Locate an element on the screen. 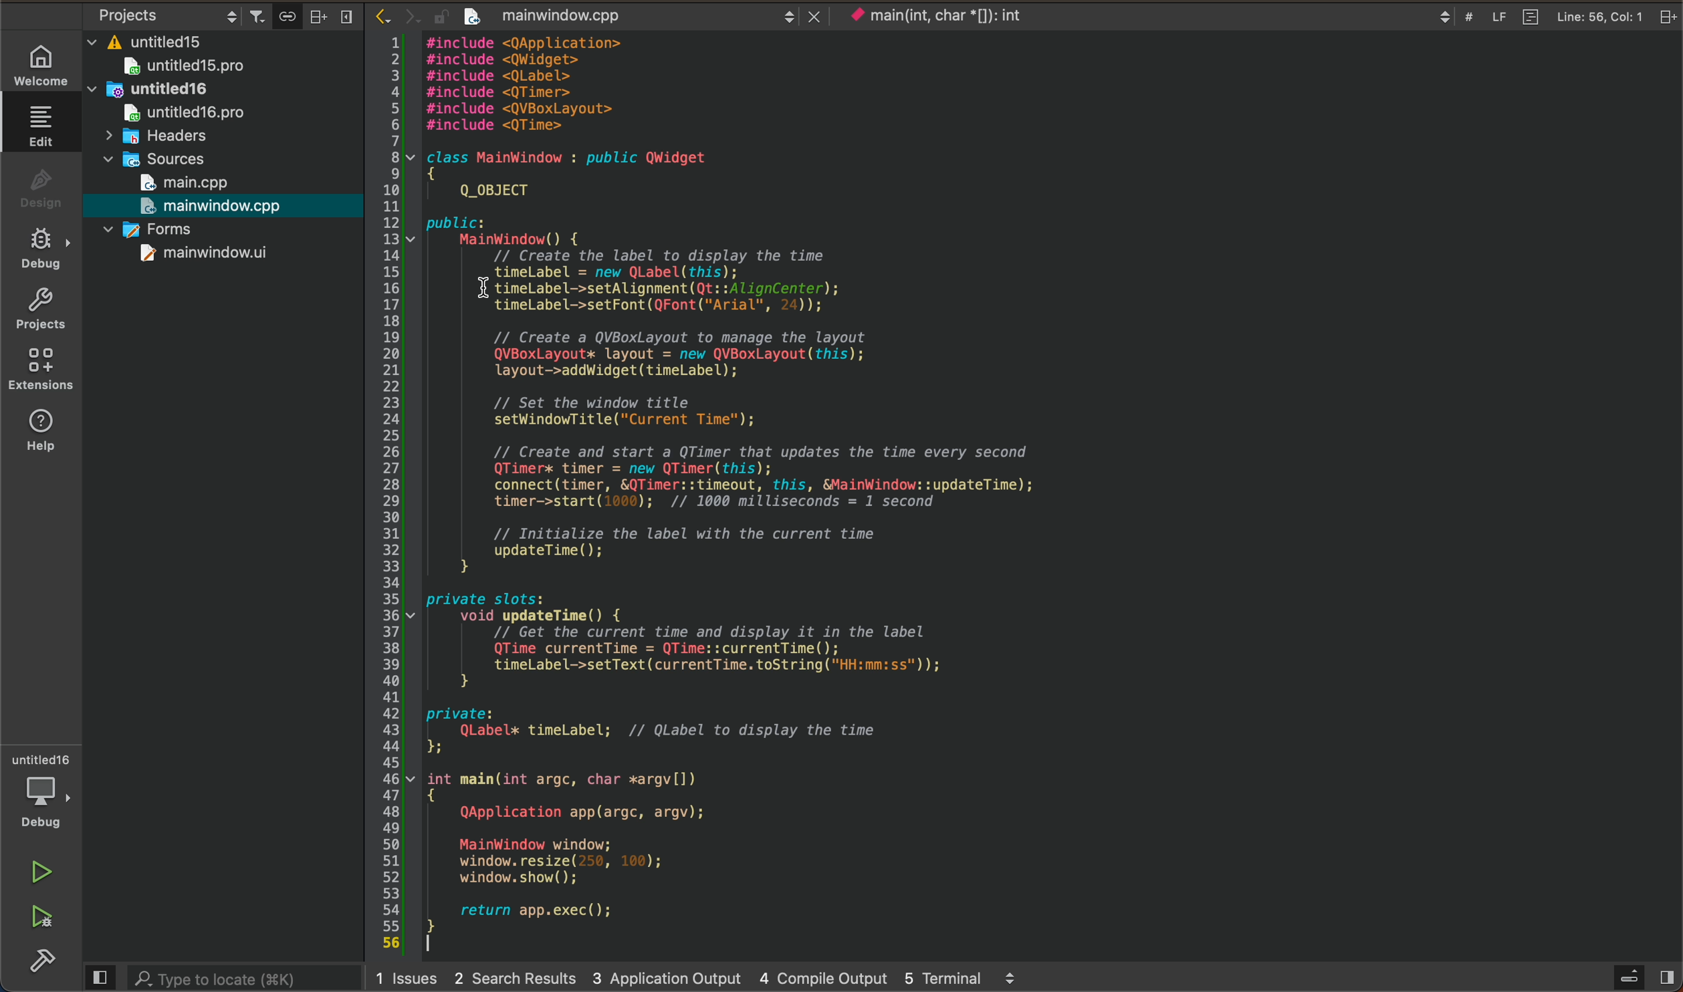 The width and height of the screenshot is (1683, 992). build is located at coordinates (39, 963).